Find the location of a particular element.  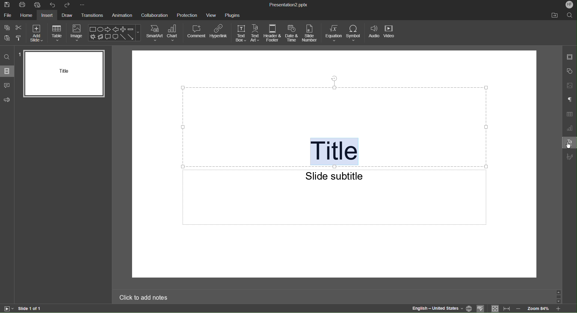

Slide subtitle is located at coordinates (334, 176).